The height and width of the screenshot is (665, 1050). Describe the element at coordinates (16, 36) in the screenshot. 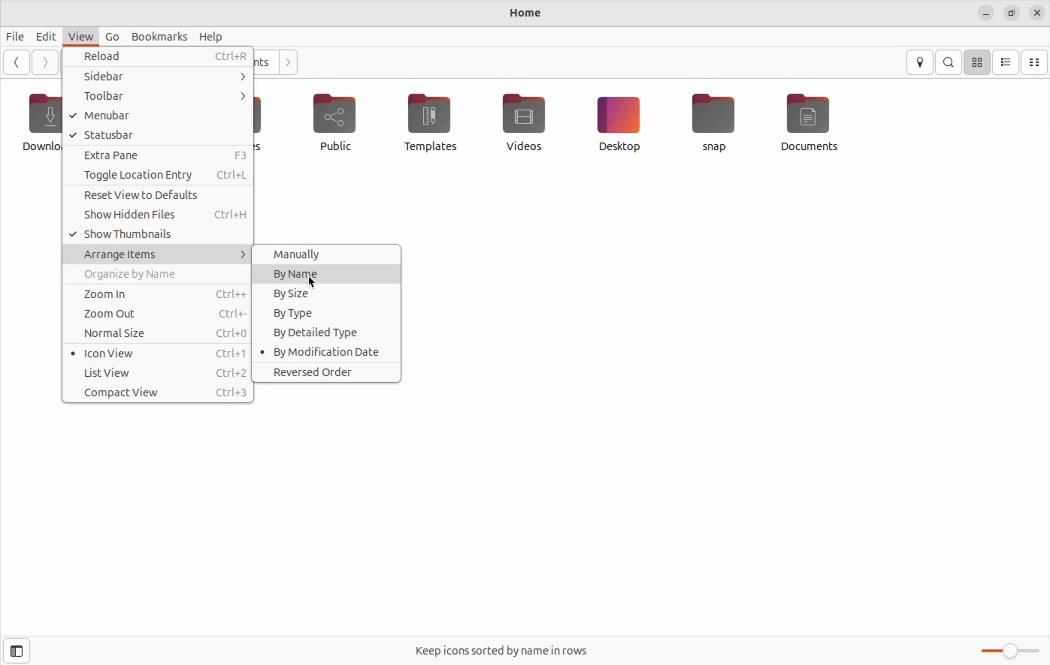

I see `file` at that location.